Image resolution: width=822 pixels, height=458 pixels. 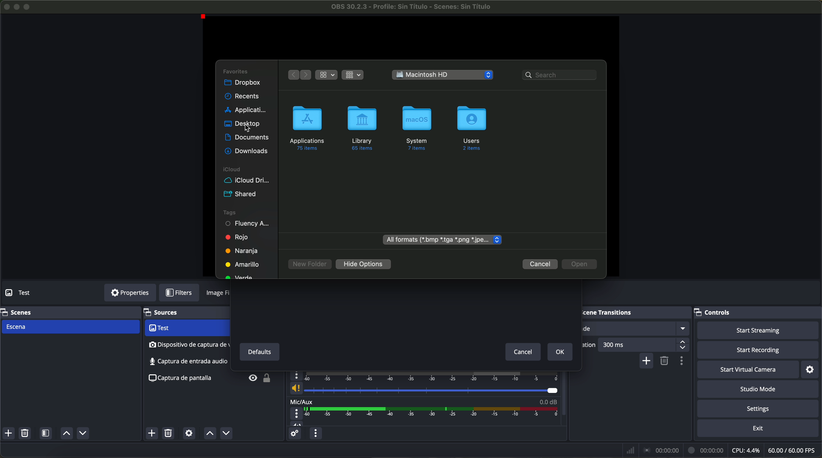 What do you see at coordinates (183, 293) in the screenshot?
I see `filters` at bounding box center [183, 293].